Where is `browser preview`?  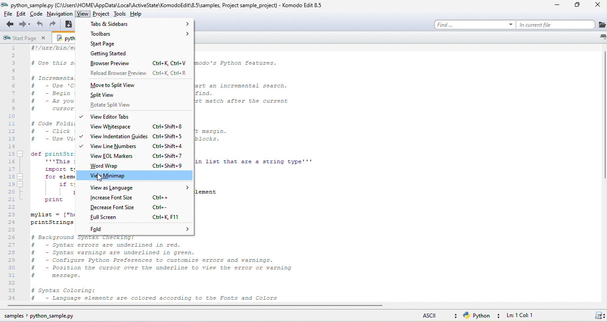
browser preview is located at coordinates (140, 64).